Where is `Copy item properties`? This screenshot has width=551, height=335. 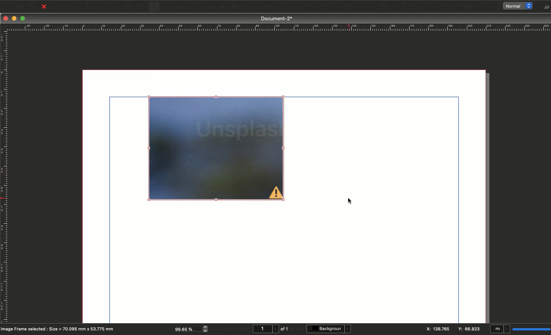 Copy item properties is located at coordinates (383, 7).